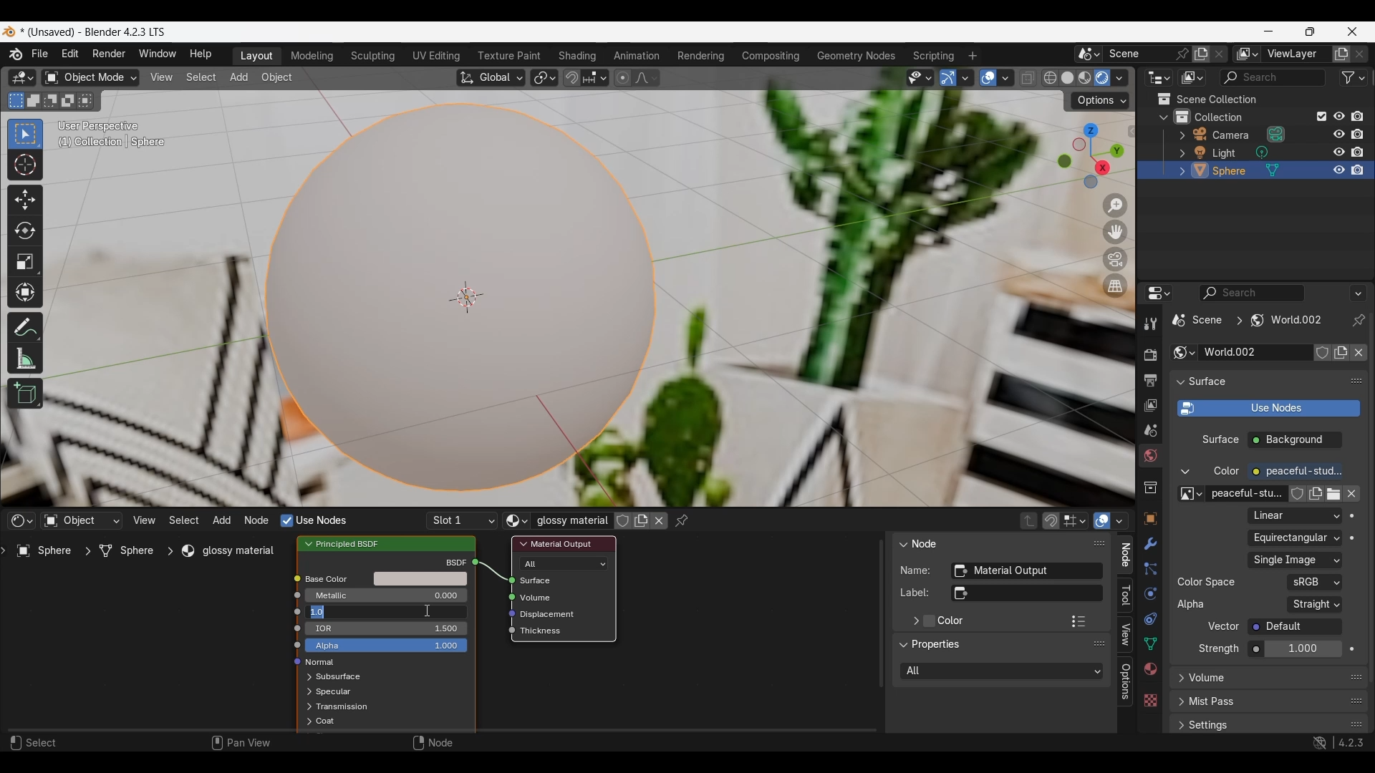 The height and width of the screenshot is (773, 1375). What do you see at coordinates (503, 596) in the screenshot?
I see `icon` at bounding box center [503, 596].